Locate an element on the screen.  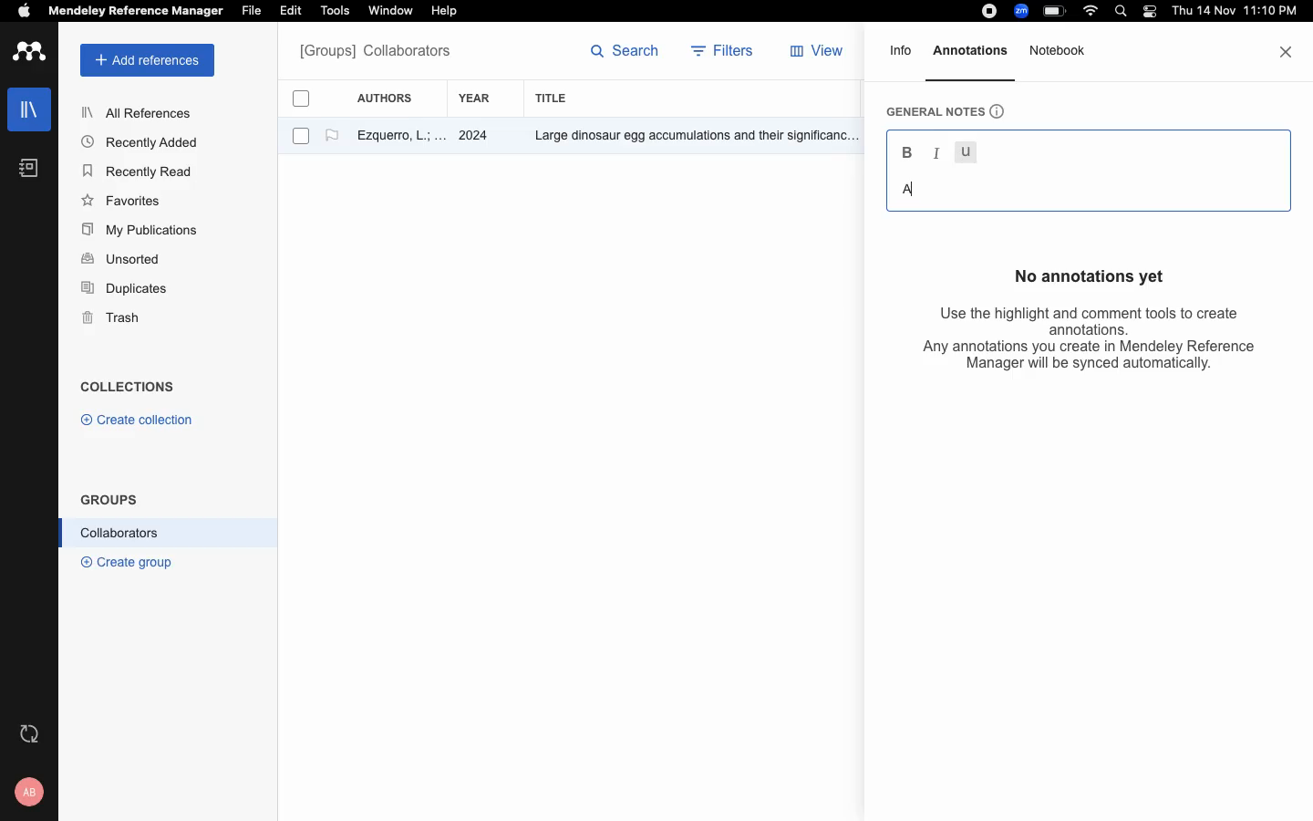
wifi is located at coordinates (1093, 11).